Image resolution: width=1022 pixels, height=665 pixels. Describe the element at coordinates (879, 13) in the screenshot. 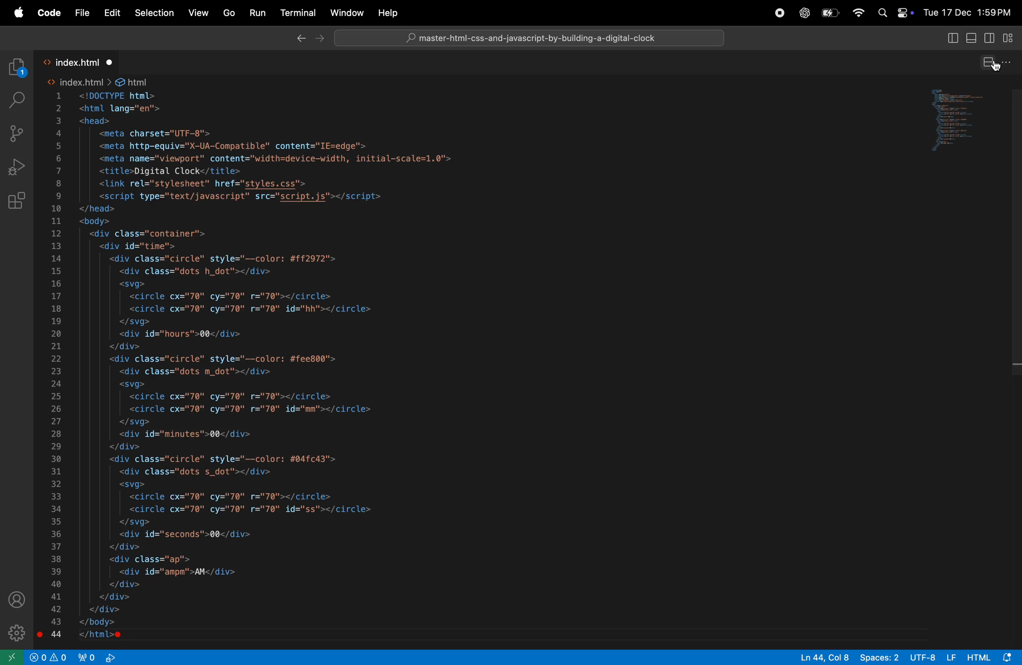

I see `Spotlight` at that location.